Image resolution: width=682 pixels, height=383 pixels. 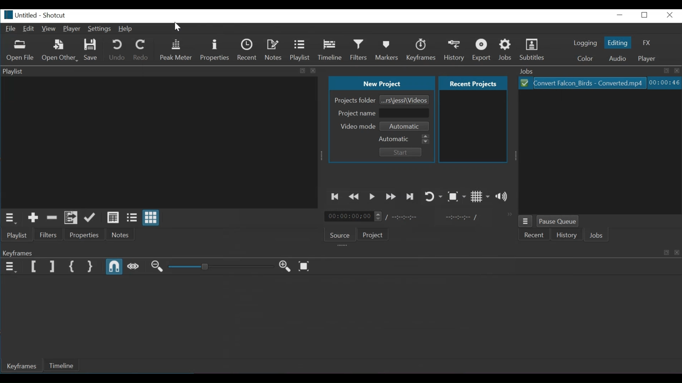 I want to click on Automatic(Set Video mode), so click(x=405, y=126).